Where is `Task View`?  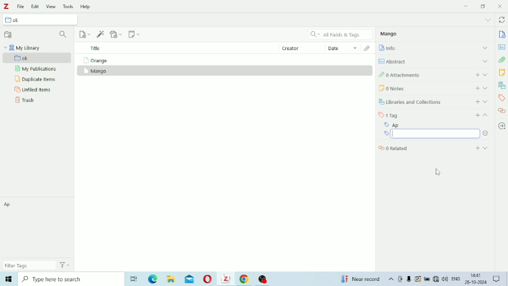 Task View is located at coordinates (135, 278).